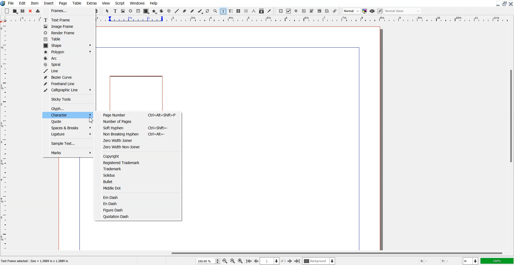 The width and height of the screenshot is (514, 265). I want to click on Shape, so click(146, 11).